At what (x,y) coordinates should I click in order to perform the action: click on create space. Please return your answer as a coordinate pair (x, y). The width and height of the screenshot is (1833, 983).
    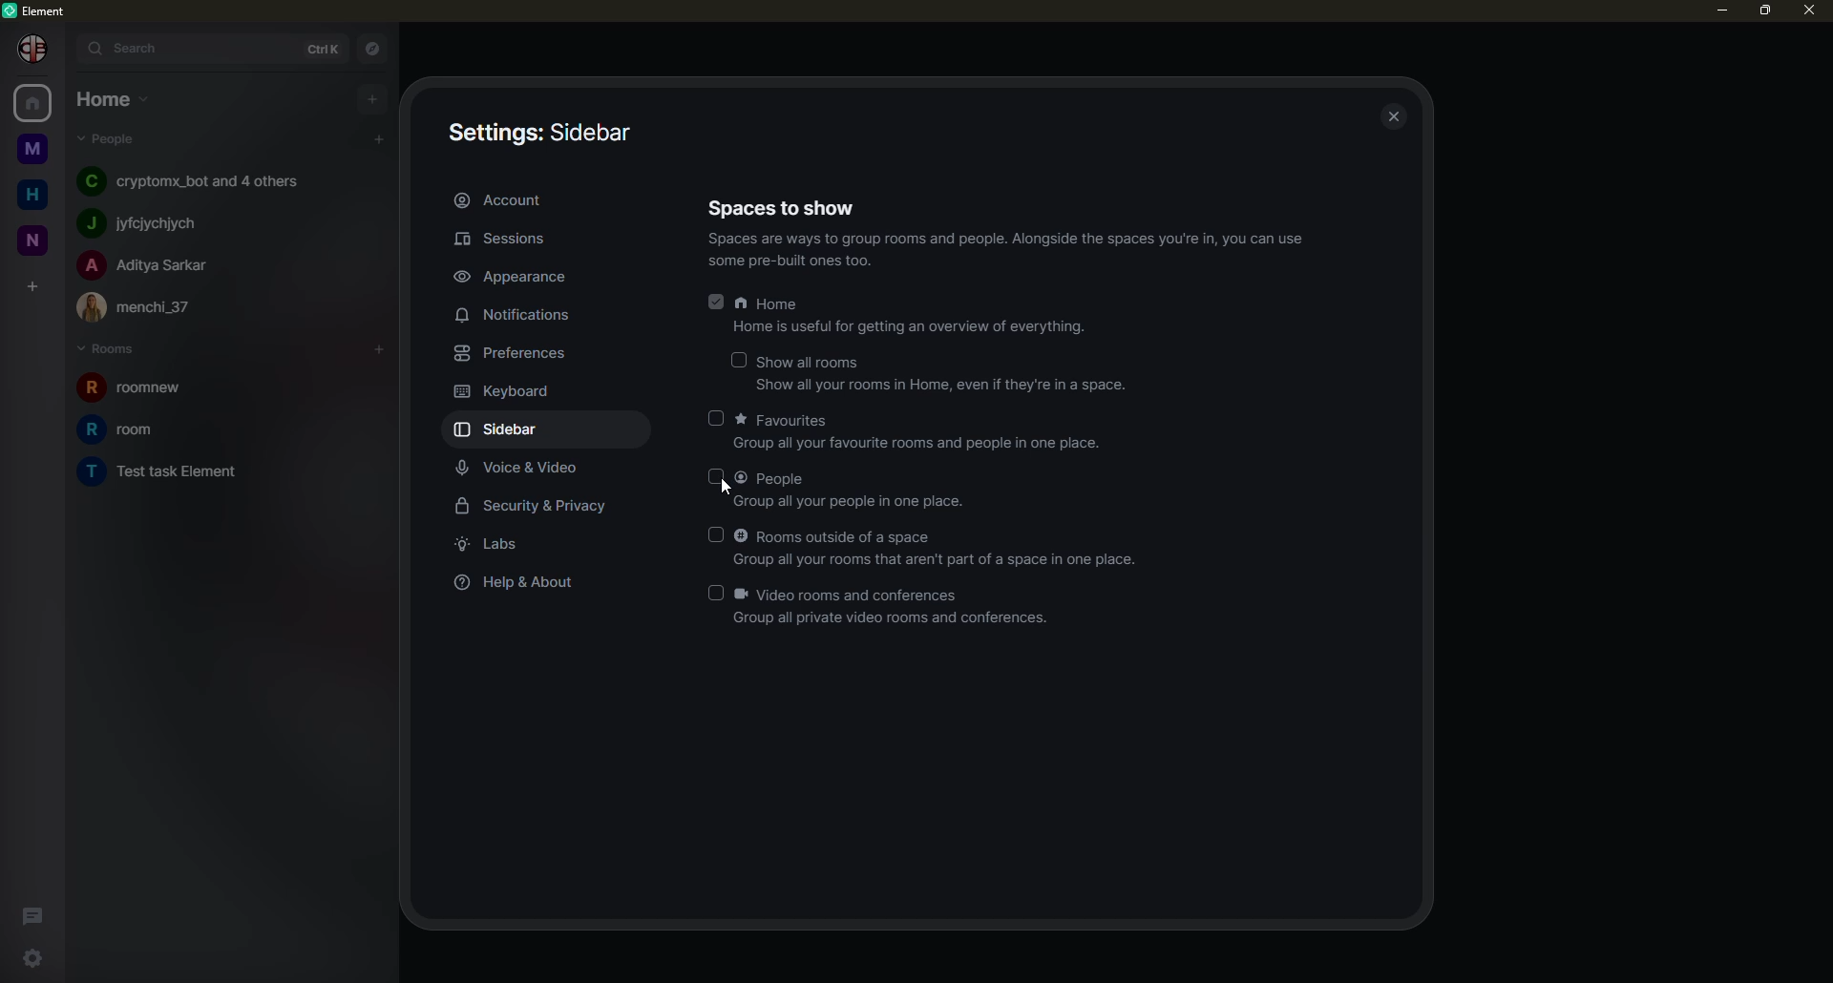
    Looking at the image, I should click on (31, 284).